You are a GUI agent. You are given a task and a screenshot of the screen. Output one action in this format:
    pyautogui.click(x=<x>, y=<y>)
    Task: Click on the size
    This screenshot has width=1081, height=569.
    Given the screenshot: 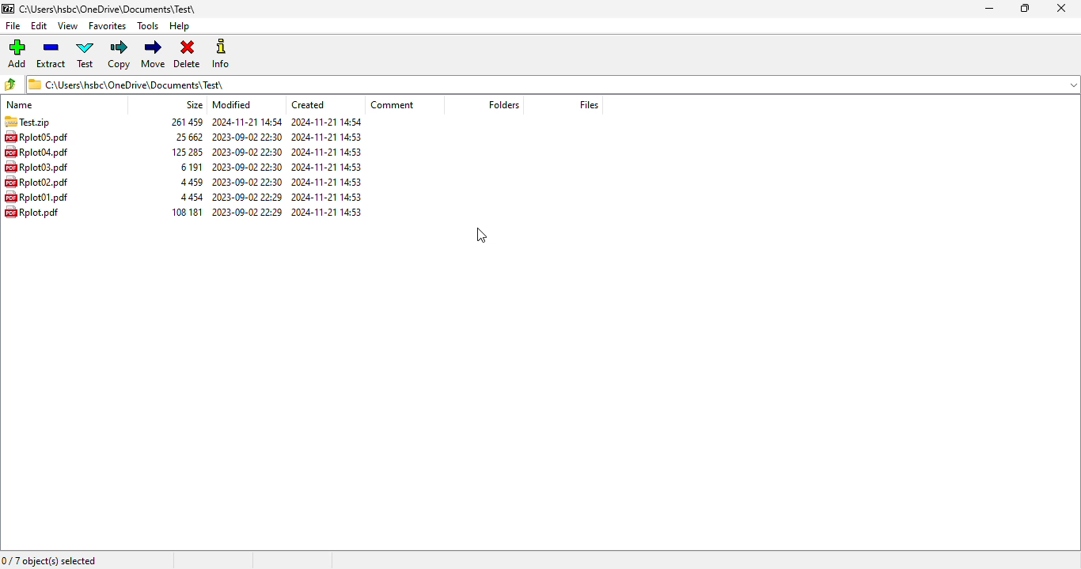 What is the action you would take?
    pyautogui.click(x=195, y=104)
    